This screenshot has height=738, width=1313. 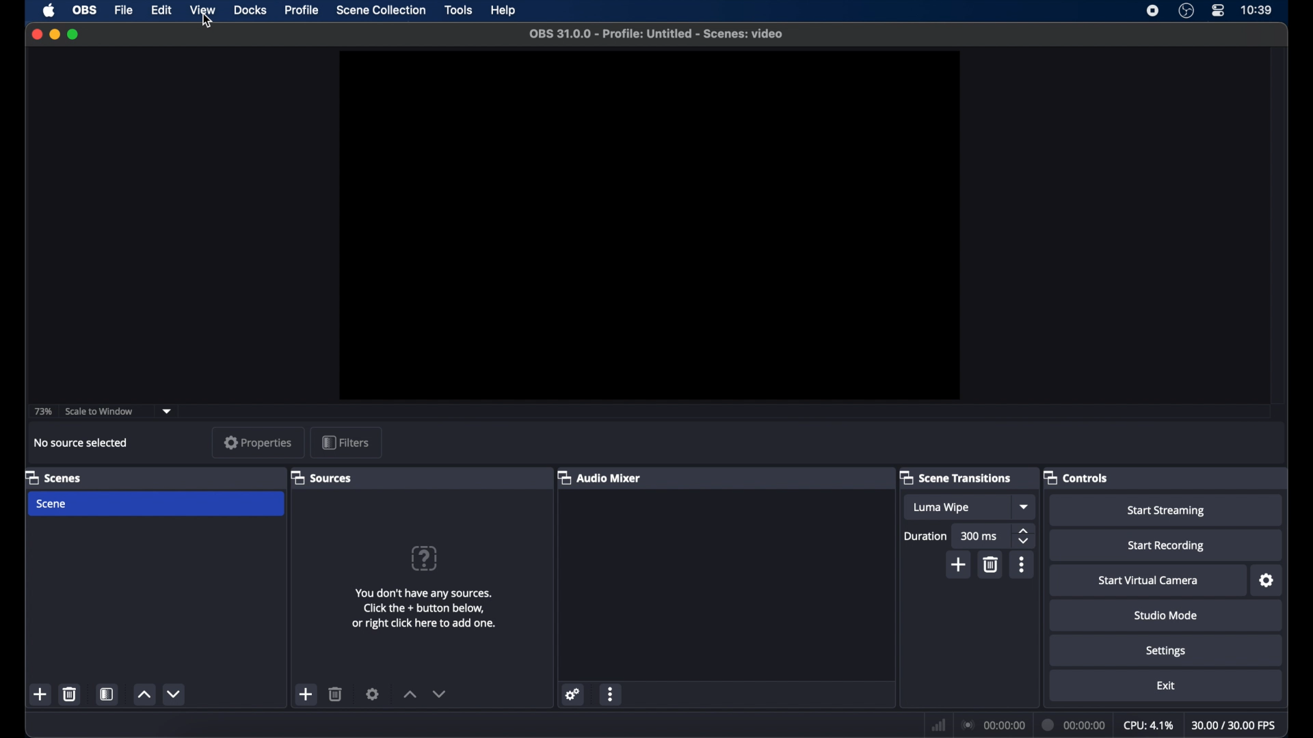 I want to click on cpu: 4.1%, so click(x=1148, y=726).